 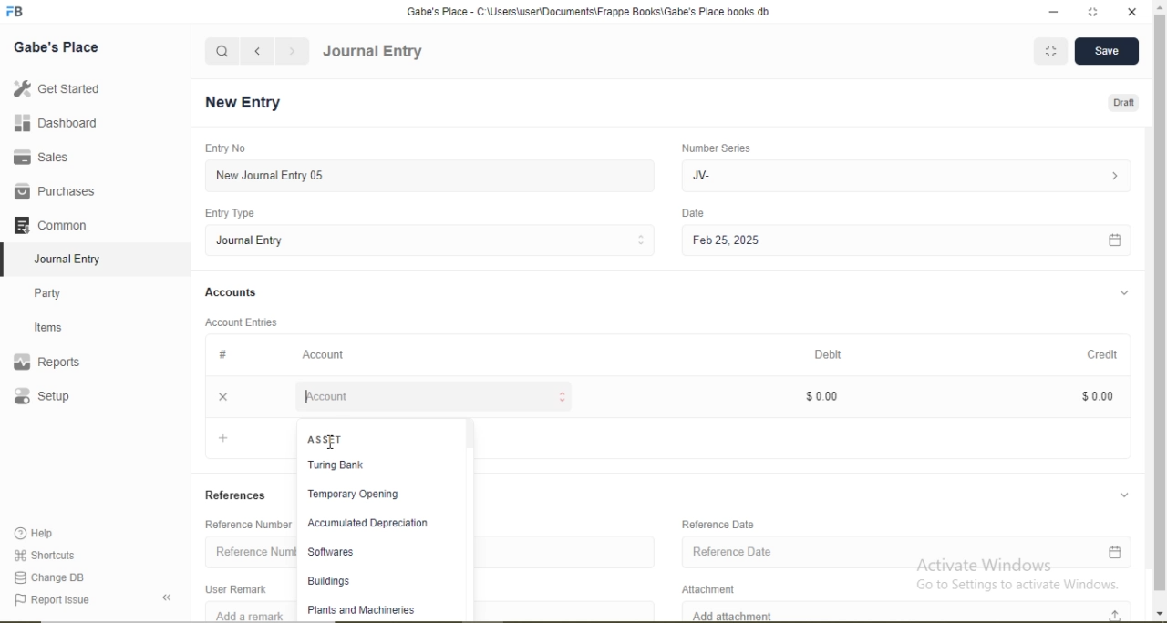 What do you see at coordinates (1096, 395) in the screenshot?
I see `$0.00` at bounding box center [1096, 395].